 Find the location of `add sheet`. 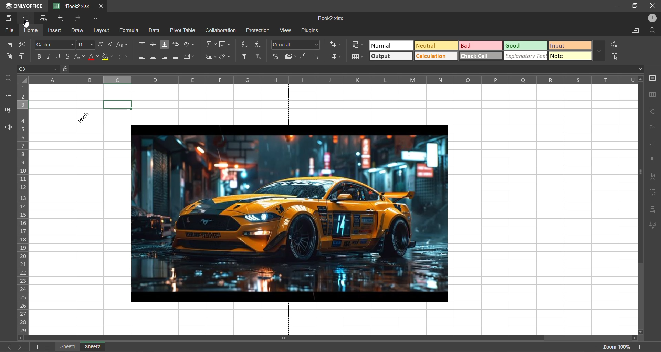

add sheet is located at coordinates (37, 348).